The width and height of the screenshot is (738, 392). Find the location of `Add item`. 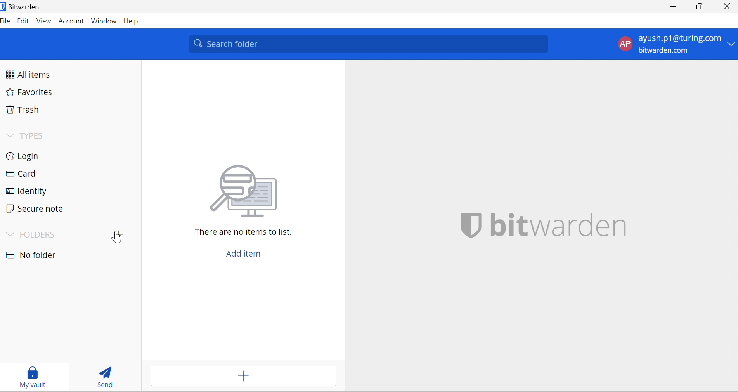

Add item is located at coordinates (243, 376).